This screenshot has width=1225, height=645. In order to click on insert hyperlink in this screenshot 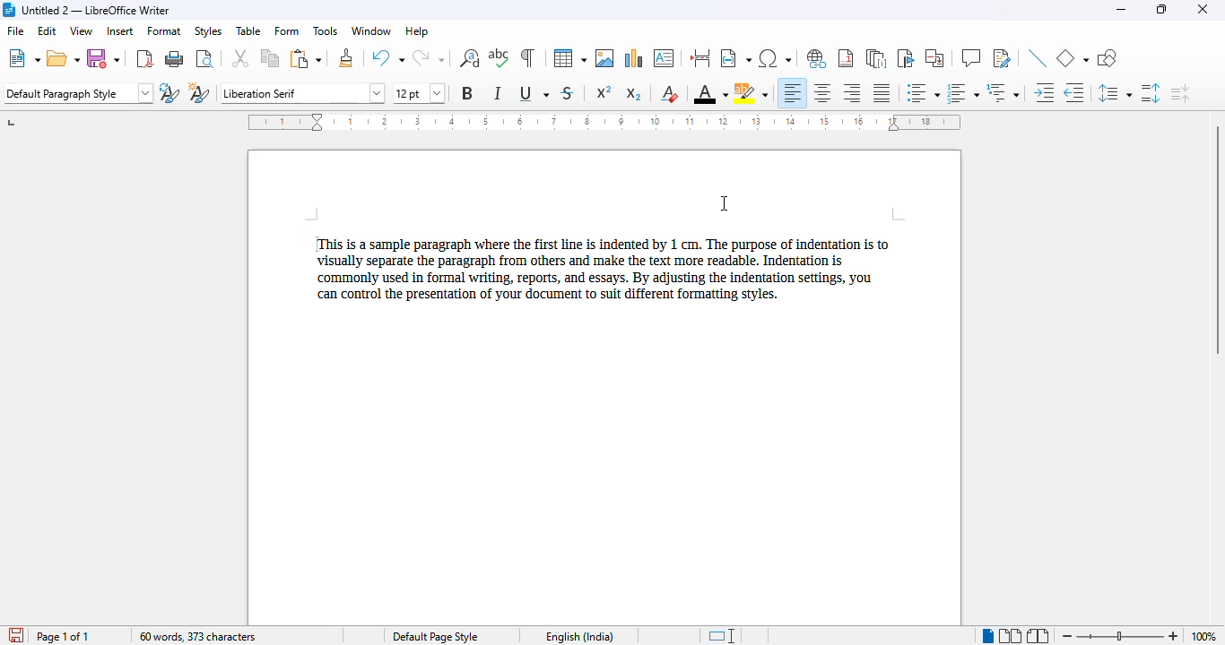, I will do `click(817, 58)`.